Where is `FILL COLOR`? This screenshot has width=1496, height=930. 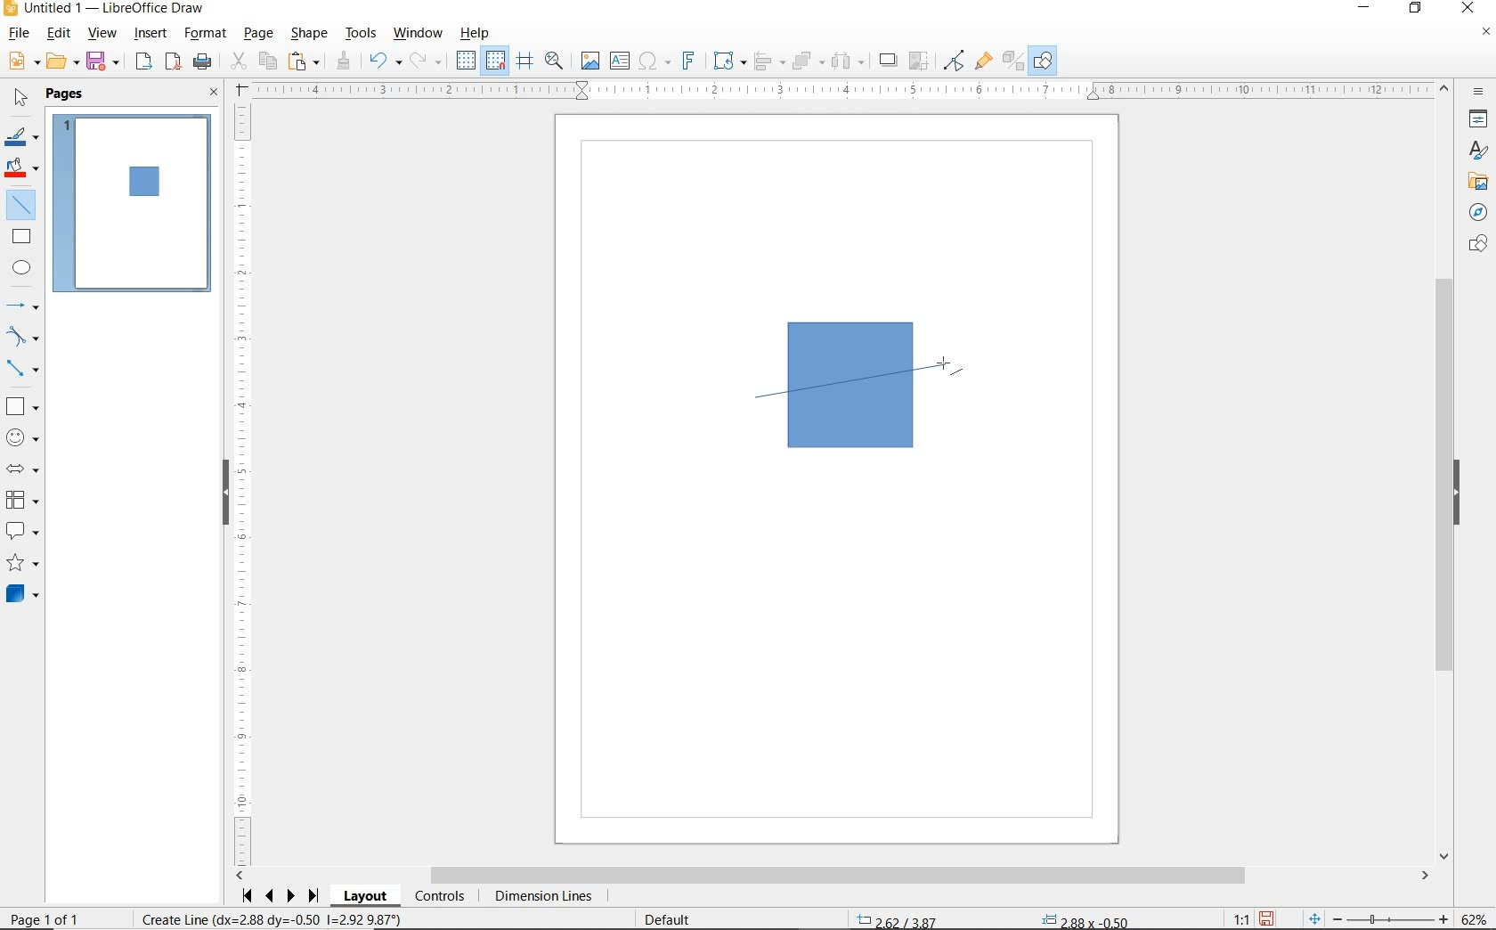 FILL COLOR is located at coordinates (23, 170).